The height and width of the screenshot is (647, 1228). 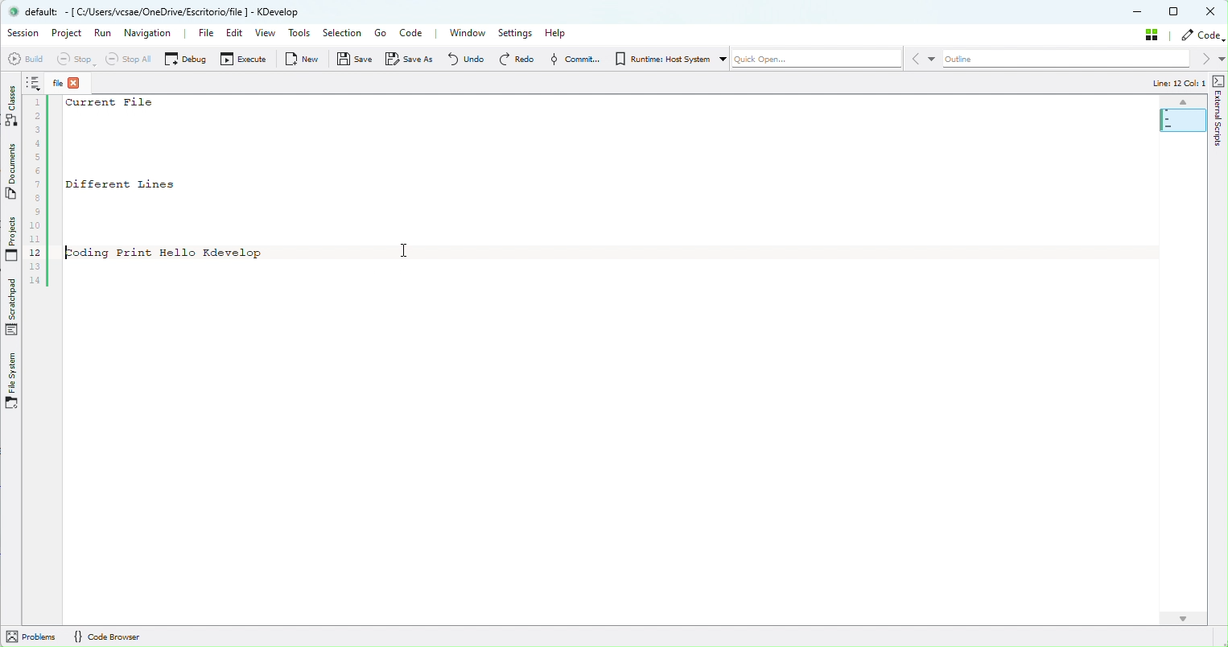 What do you see at coordinates (169, 194) in the screenshot?
I see `1urrent Files234567| Different Lines5s10112| coding Print Hello Kdevelop|1314` at bounding box center [169, 194].